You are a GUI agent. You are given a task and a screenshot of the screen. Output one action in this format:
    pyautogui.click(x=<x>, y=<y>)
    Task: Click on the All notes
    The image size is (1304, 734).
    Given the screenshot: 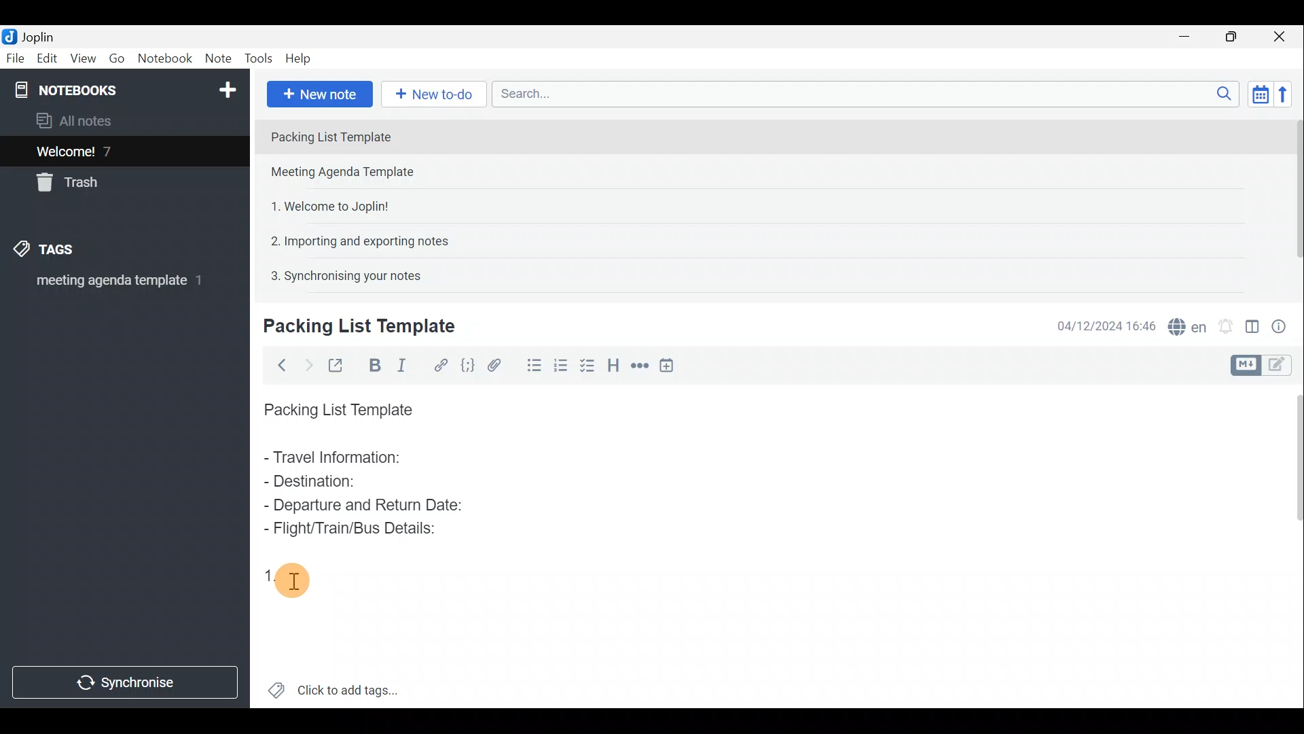 What is the action you would take?
    pyautogui.click(x=79, y=120)
    